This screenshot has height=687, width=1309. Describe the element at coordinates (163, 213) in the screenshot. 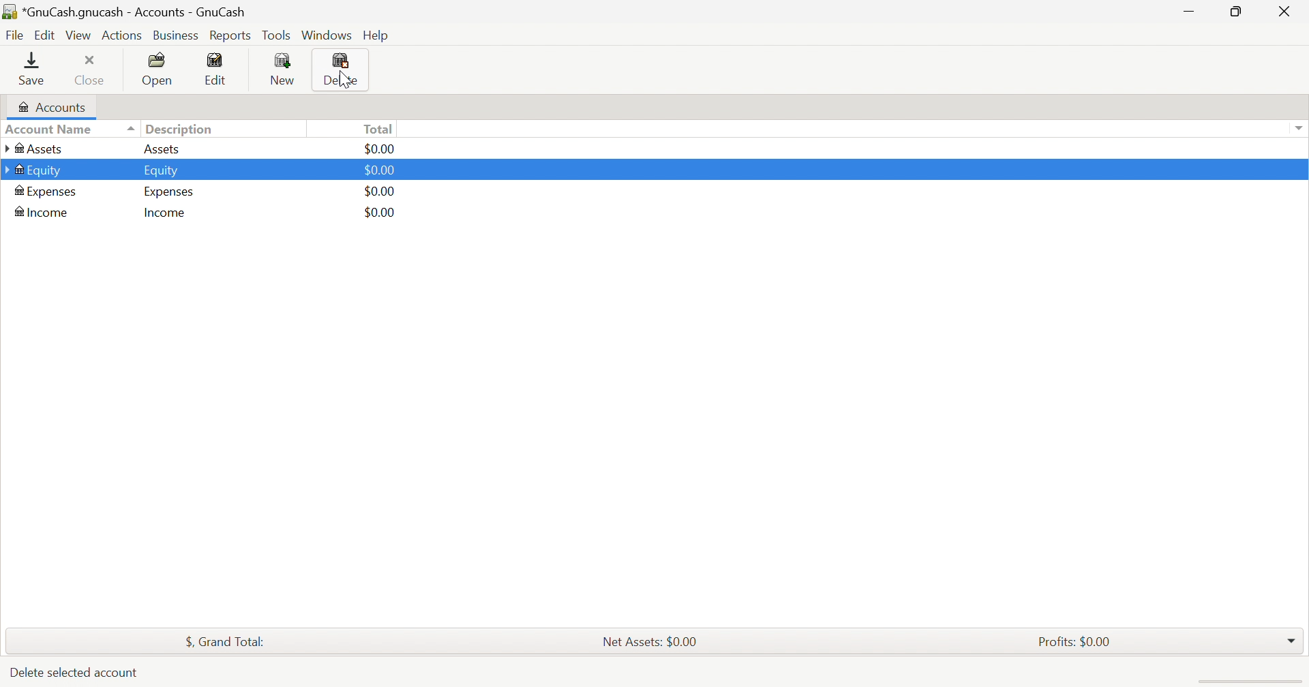

I see `Income` at that location.